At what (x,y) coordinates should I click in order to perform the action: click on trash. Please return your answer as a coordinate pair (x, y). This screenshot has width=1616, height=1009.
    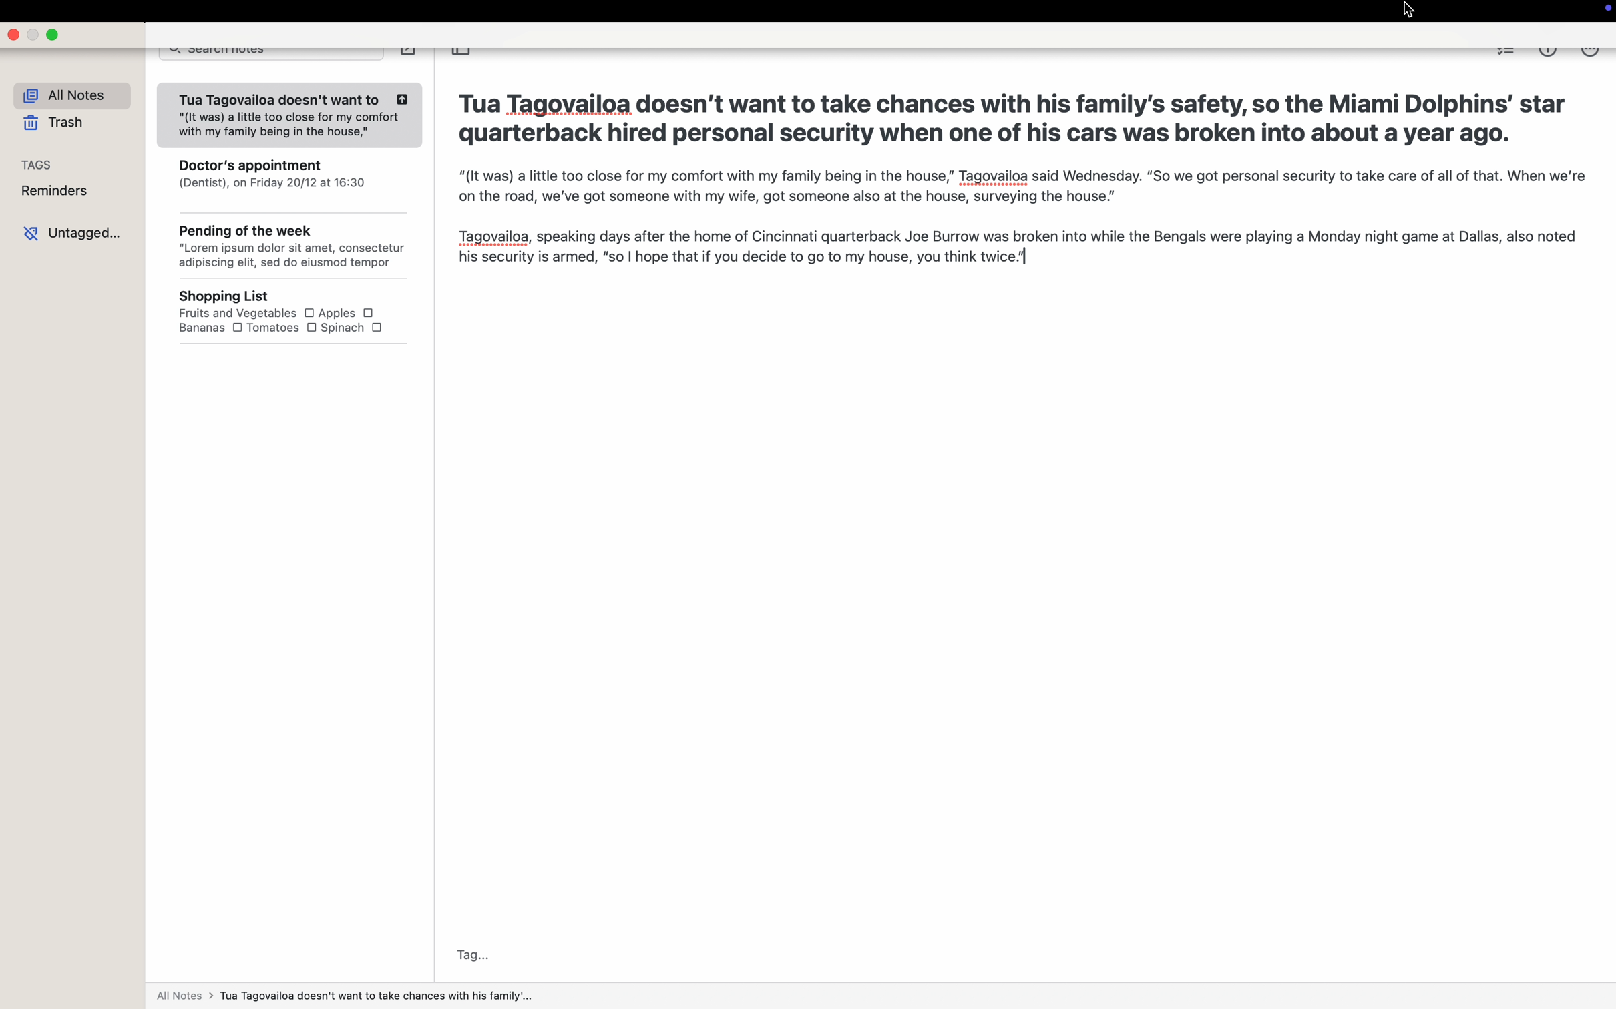
    Looking at the image, I should click on (53, 124).